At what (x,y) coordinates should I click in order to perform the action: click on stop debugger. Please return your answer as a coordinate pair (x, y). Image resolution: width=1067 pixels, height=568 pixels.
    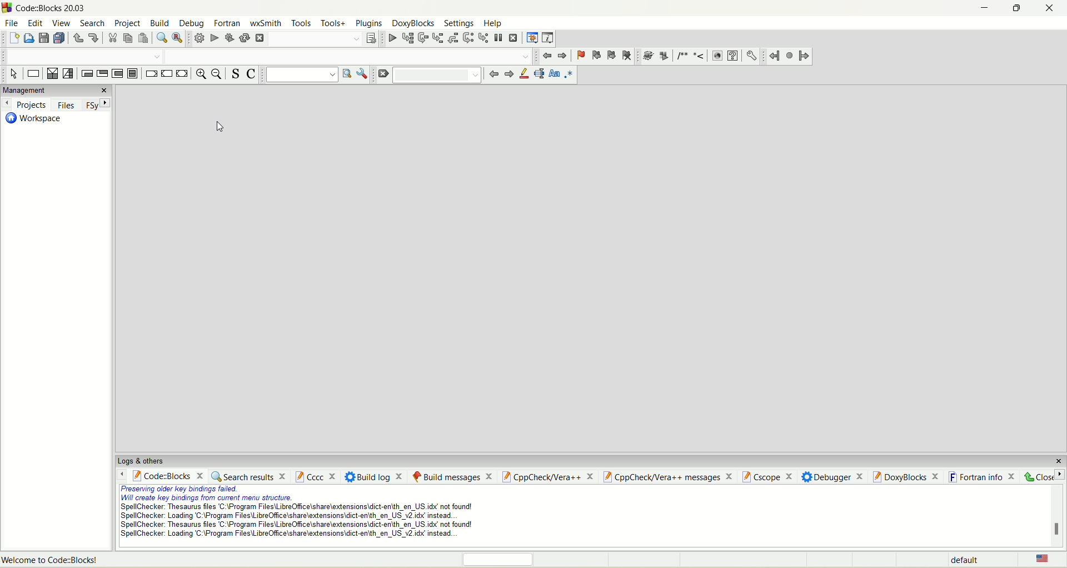
    Looking at the image, I should click on (515, 38).